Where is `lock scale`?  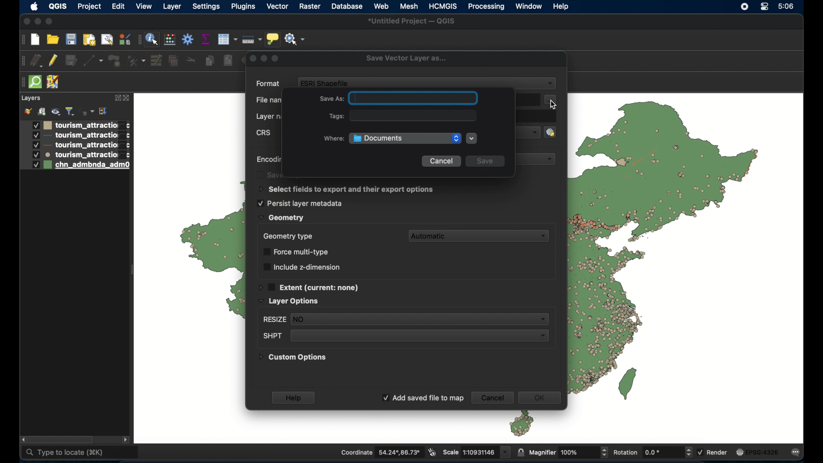
lock scale is located at coordinates (520, 451).